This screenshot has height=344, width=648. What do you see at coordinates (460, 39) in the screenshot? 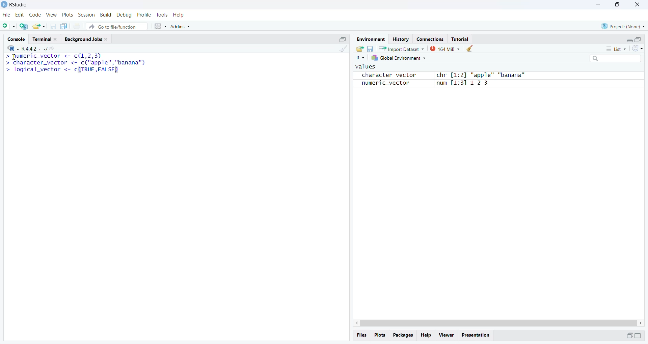
I see `Tutorial` at bounding box center [460, 39].